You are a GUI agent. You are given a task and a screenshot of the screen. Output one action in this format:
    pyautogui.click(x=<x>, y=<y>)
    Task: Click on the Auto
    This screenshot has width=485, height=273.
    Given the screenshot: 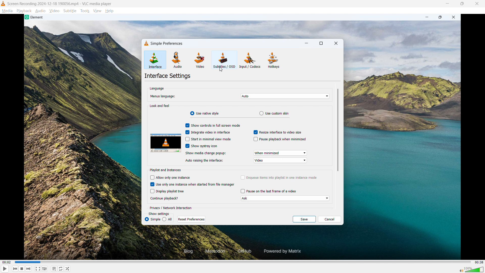 What is the action you would take?
    pyautogui.click(x=285, y=96)
    